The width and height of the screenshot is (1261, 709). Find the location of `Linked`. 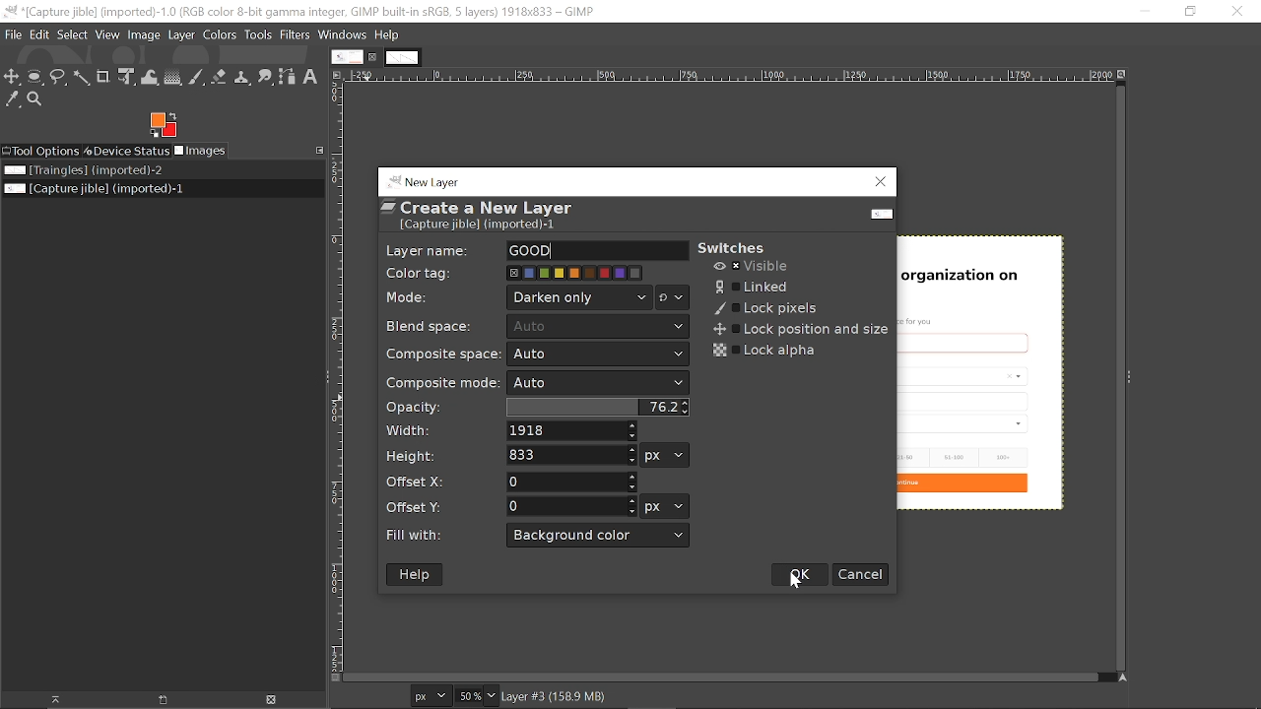

Linked is located at coordinates (759, 287).